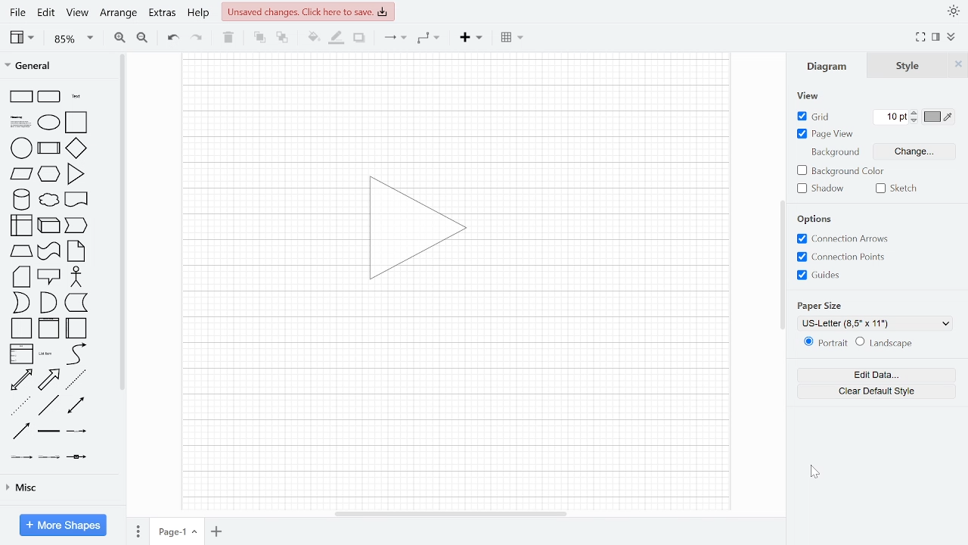 The height and width of the screenshot is (545, 968). What do you see at coordinates (282, 37) in the screenshot?
I see `To back` at bounding box center [282, 37].